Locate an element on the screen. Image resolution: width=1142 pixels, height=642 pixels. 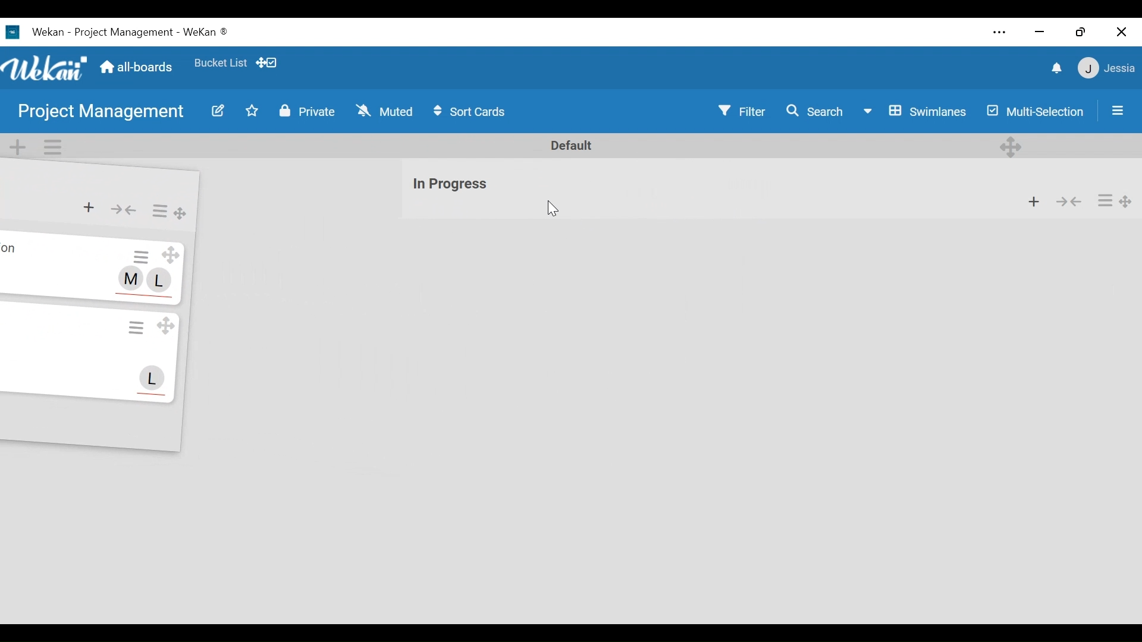
Add Swimlane is located at coordinates (17, 147).